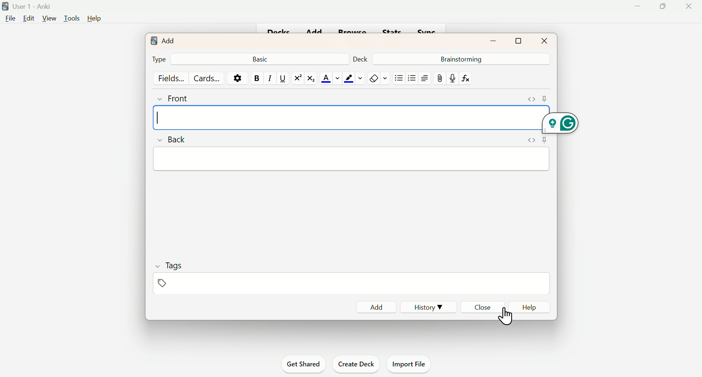  Describe the element at coordinates (460, 59) in the screenshot. I see `Brainstorming` at that location.